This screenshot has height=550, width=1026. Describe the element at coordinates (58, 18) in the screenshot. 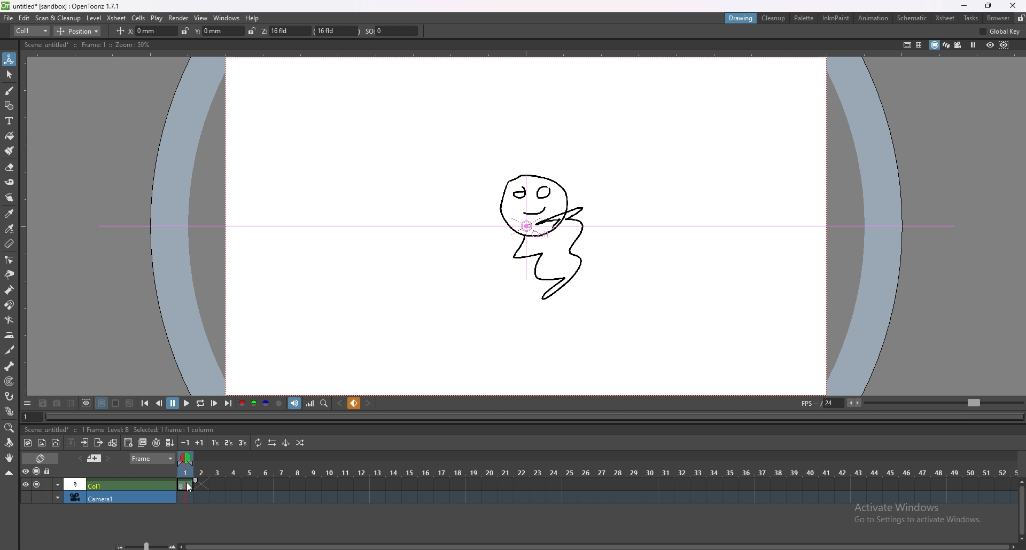

I see `scan and cleanup` at that location.